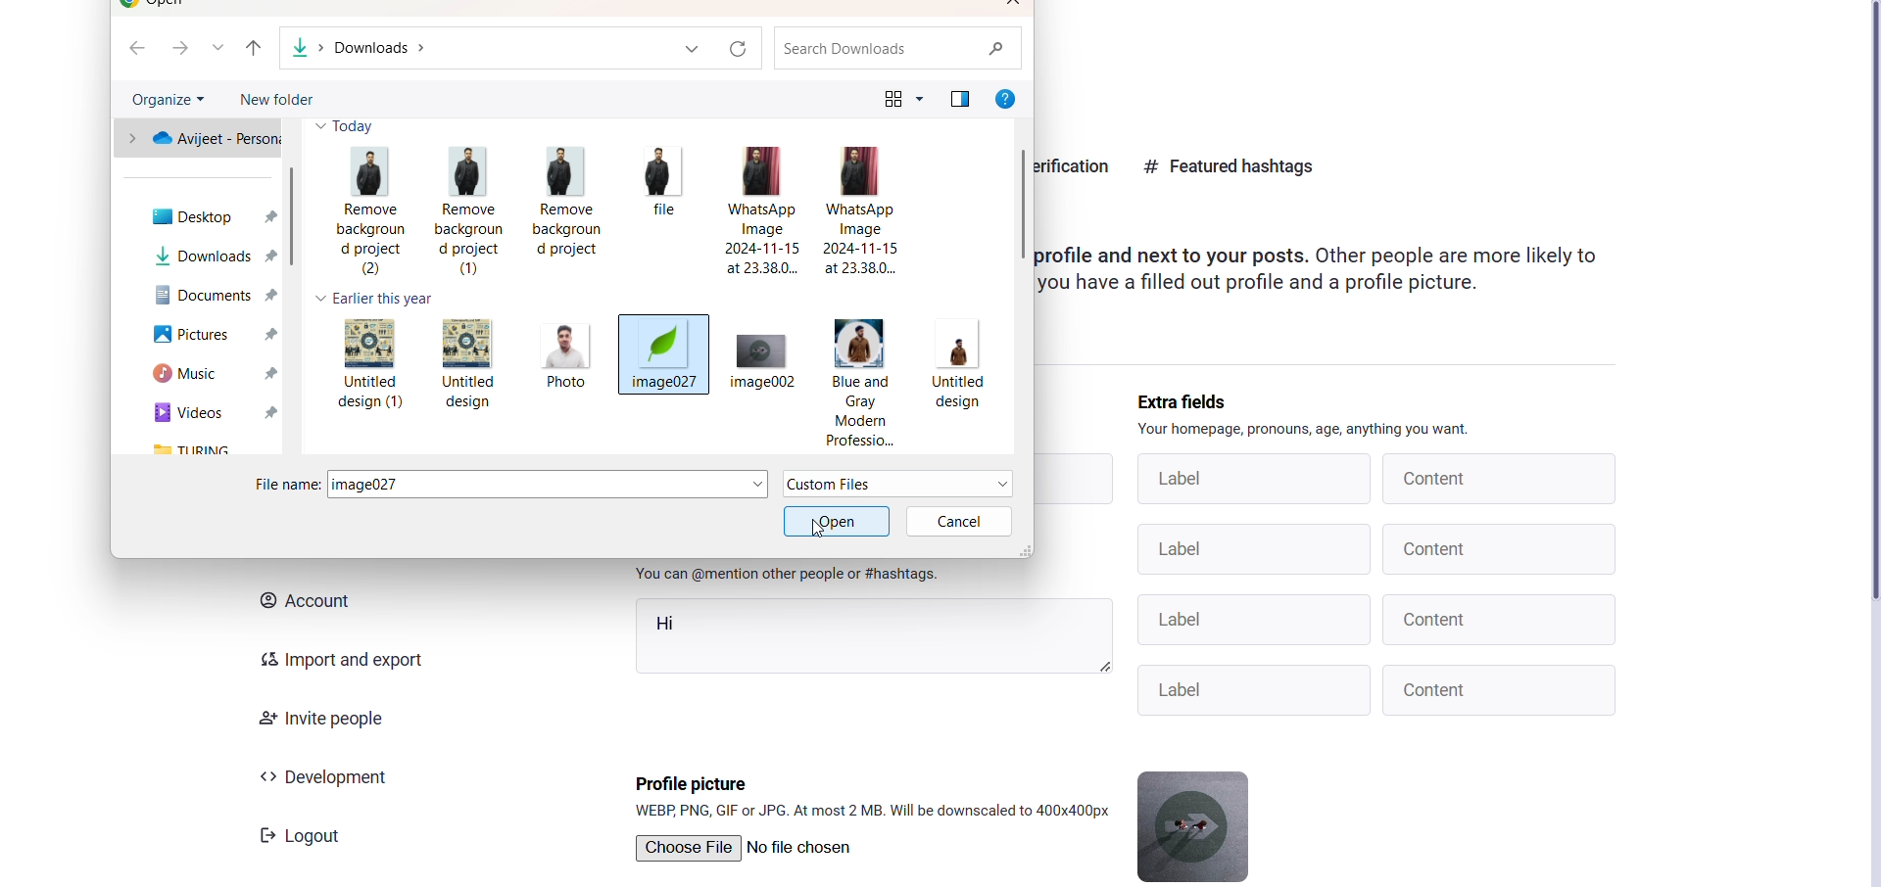 Image resolution: width=1881 pixels, height=887 pixels. Describe the element at coordinates (895, 48) in the screenshot. I see `search` at that location.